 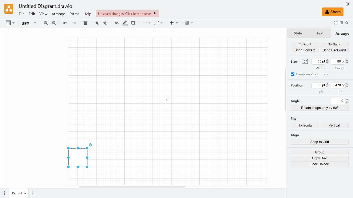 What do you see at coordinates (295, 135) in the screenshot?
I see `align` at bounding box center [295, 135].